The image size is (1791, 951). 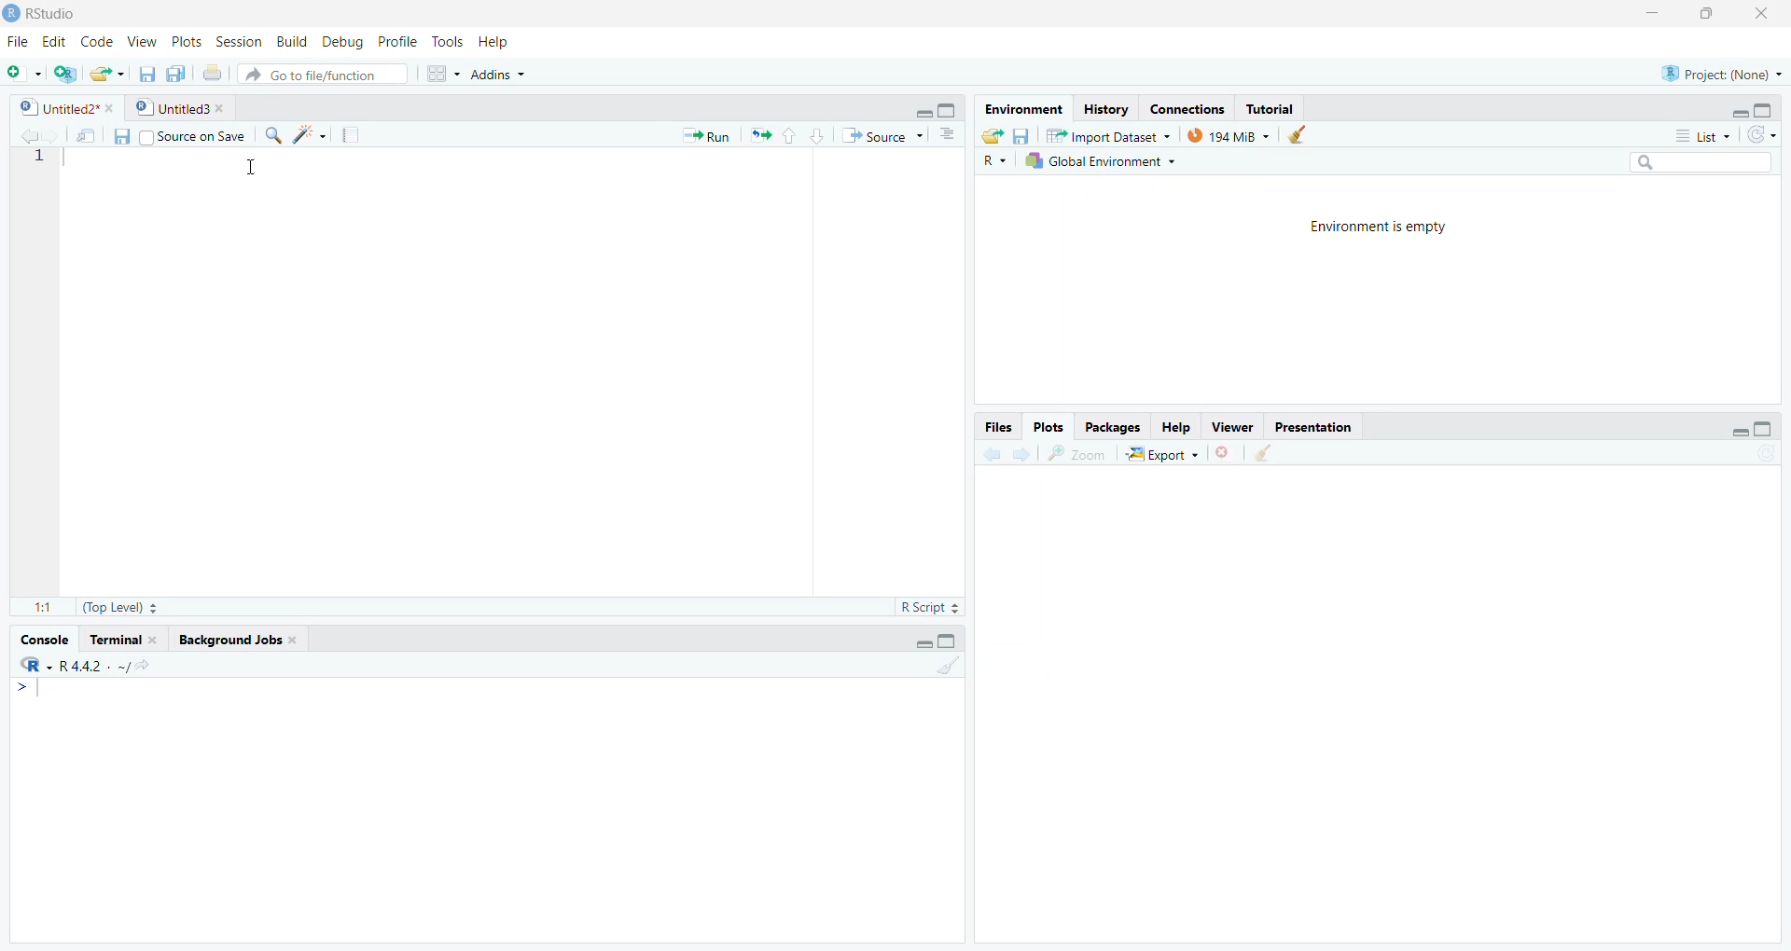 I want to click on Help, so click(x=1173, y=429).